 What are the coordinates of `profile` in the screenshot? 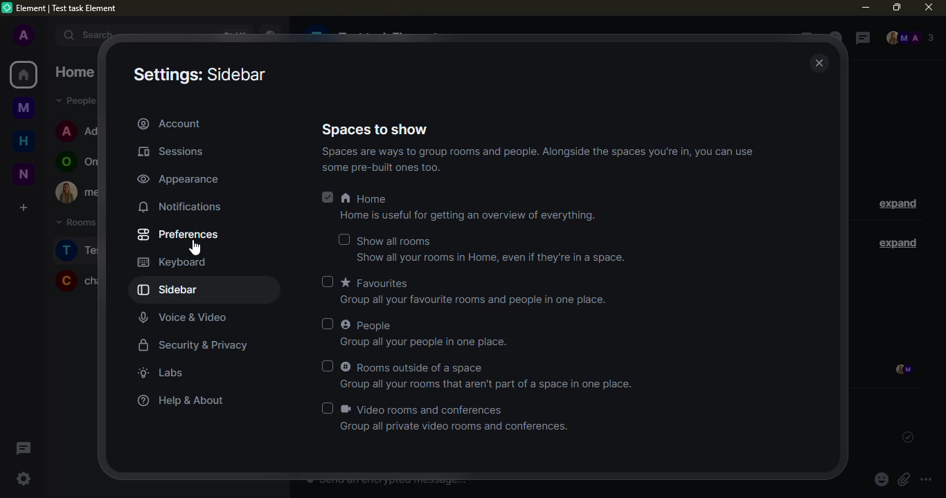 It's located at (23, 36).